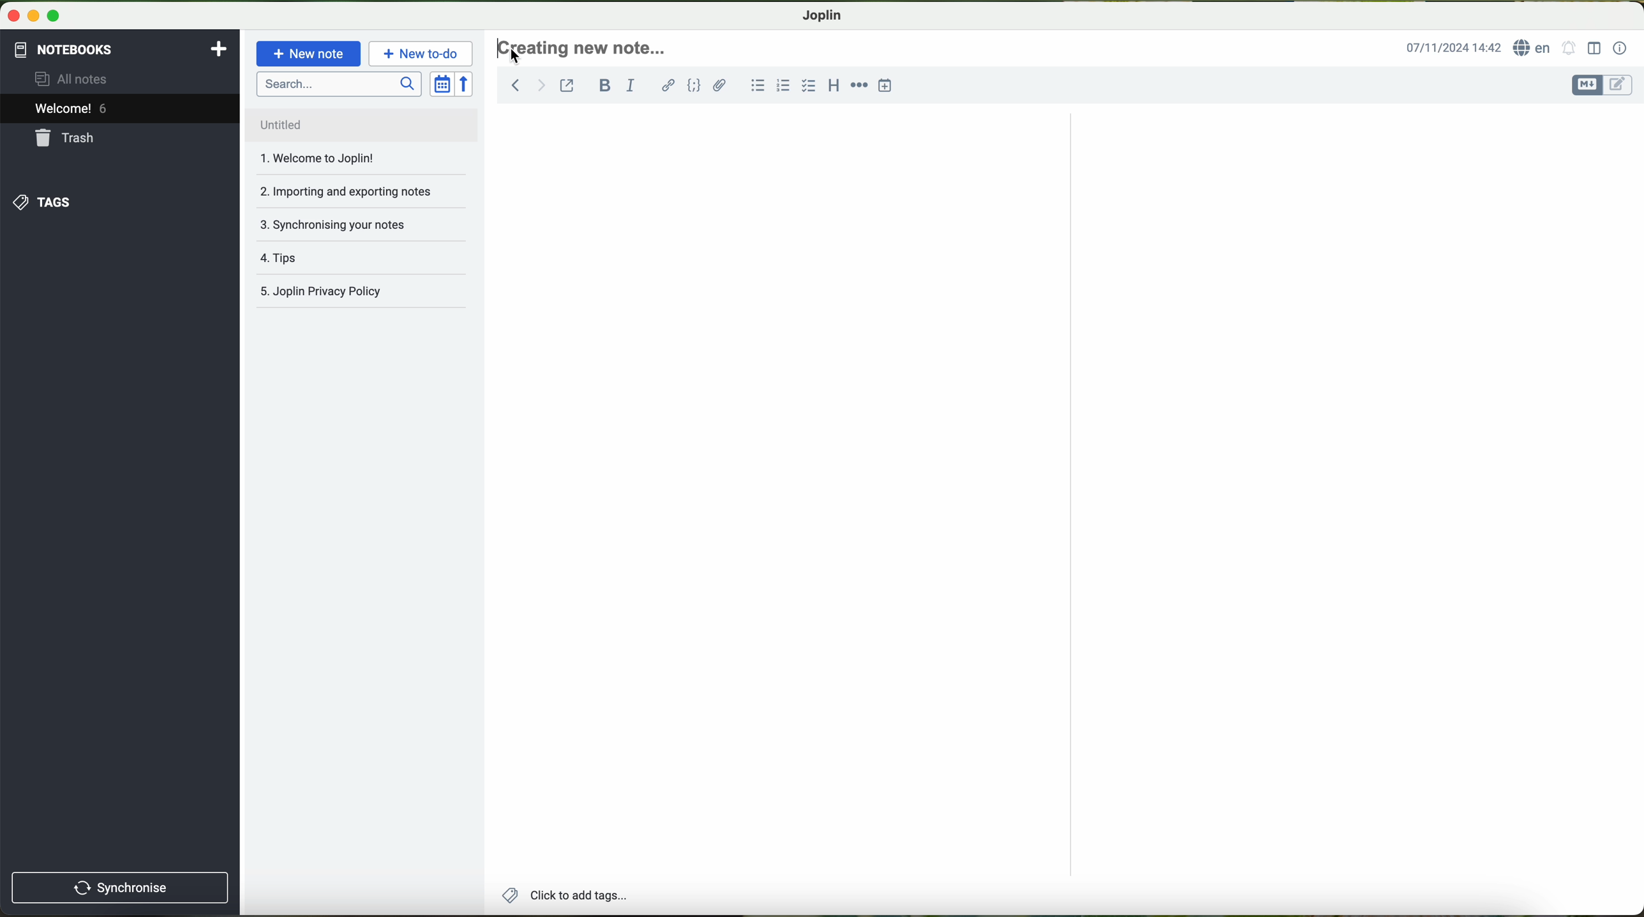  What do you see at coordinates (835, 87) in the screenshot?
I see `heading` at bounding box center [835, 87].